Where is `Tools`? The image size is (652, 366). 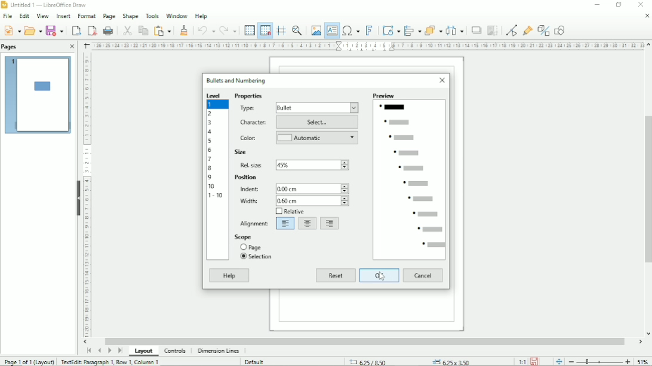 Tools is located at coordinates (152, 15).